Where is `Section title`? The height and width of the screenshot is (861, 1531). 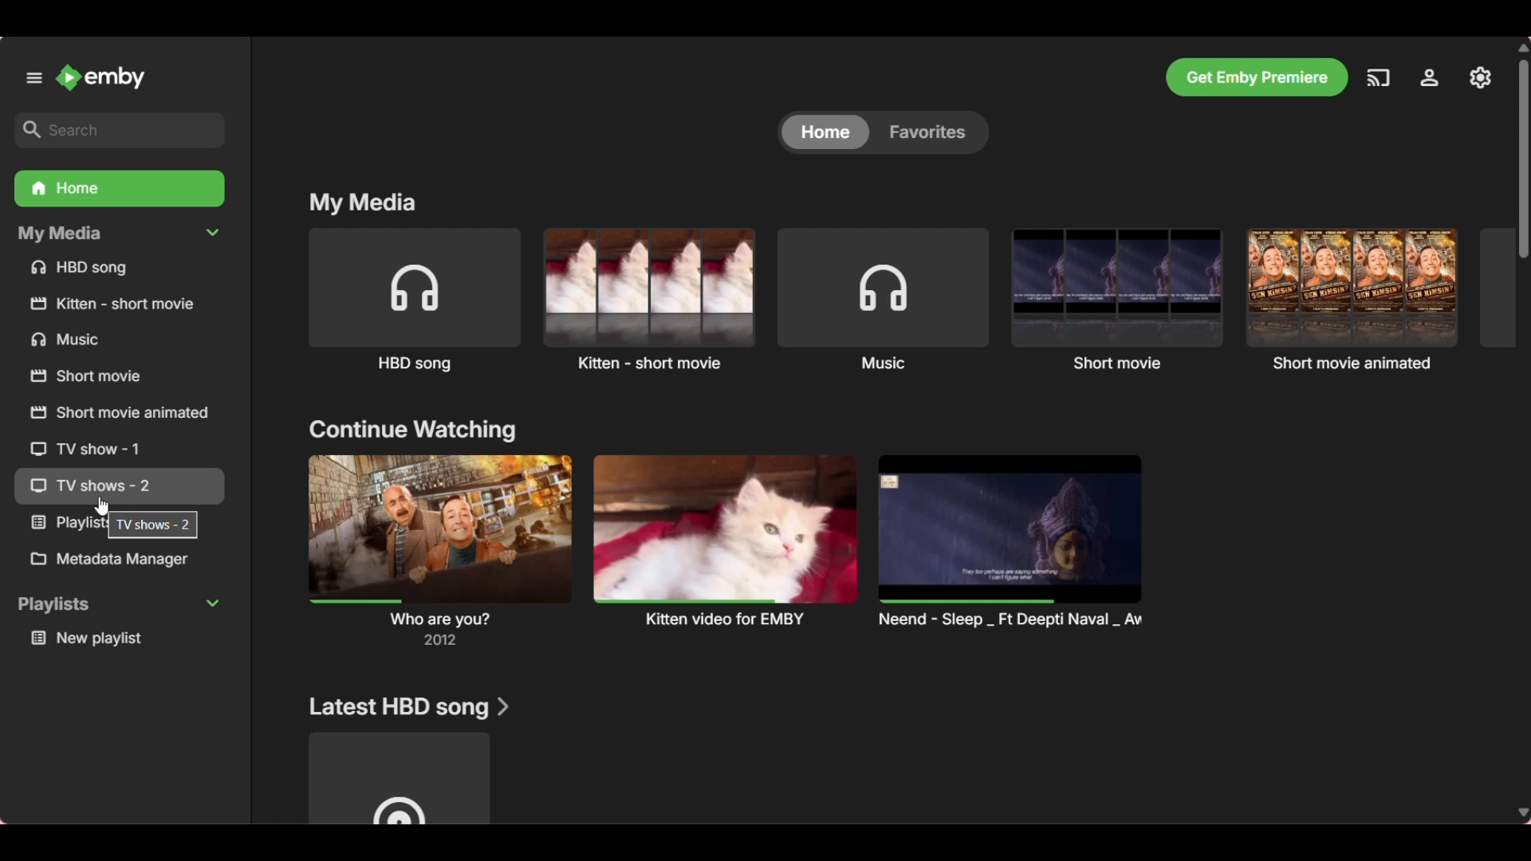
Section title is located at coordinates (408, 708).